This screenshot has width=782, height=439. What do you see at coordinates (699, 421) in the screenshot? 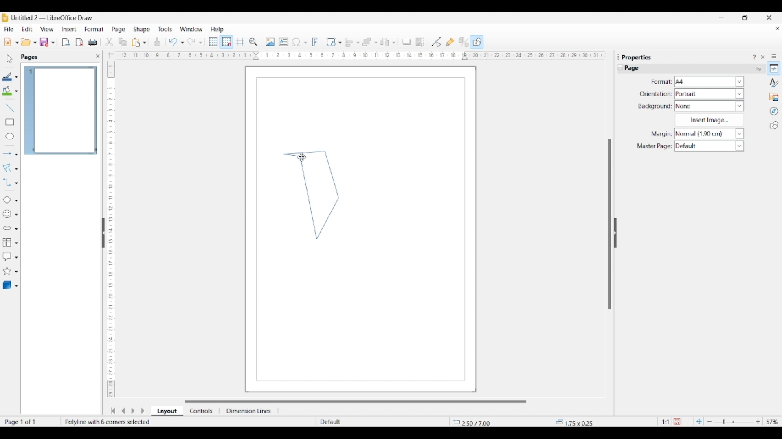
I see `Fit page to current window` at bounding box center [699, 421].